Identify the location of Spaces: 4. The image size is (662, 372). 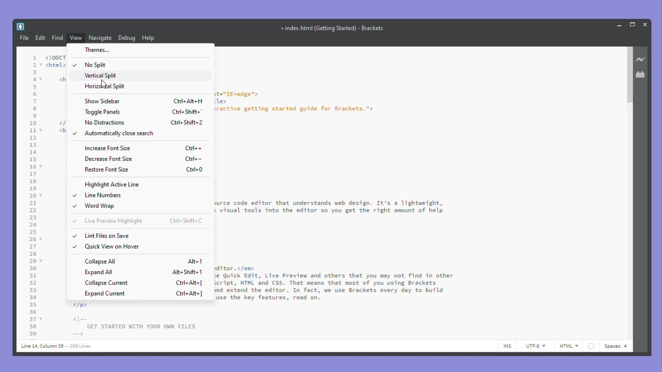
(617, 346).